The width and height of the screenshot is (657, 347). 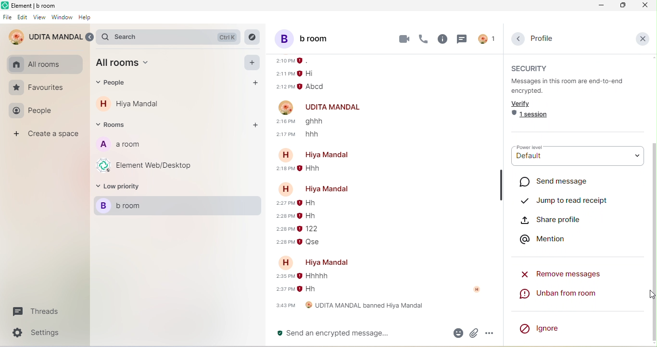 What do you see at coordinates (114, 125) in the screenshot?
I see `rooms` at bounding box center [114, 125].